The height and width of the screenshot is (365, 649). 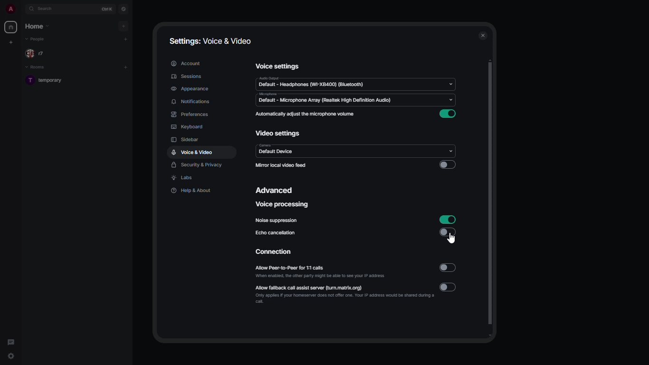 What do you see at coordinates (11, 42) in the screenshot?
I see `create new space` at bounding box center [11, 42].